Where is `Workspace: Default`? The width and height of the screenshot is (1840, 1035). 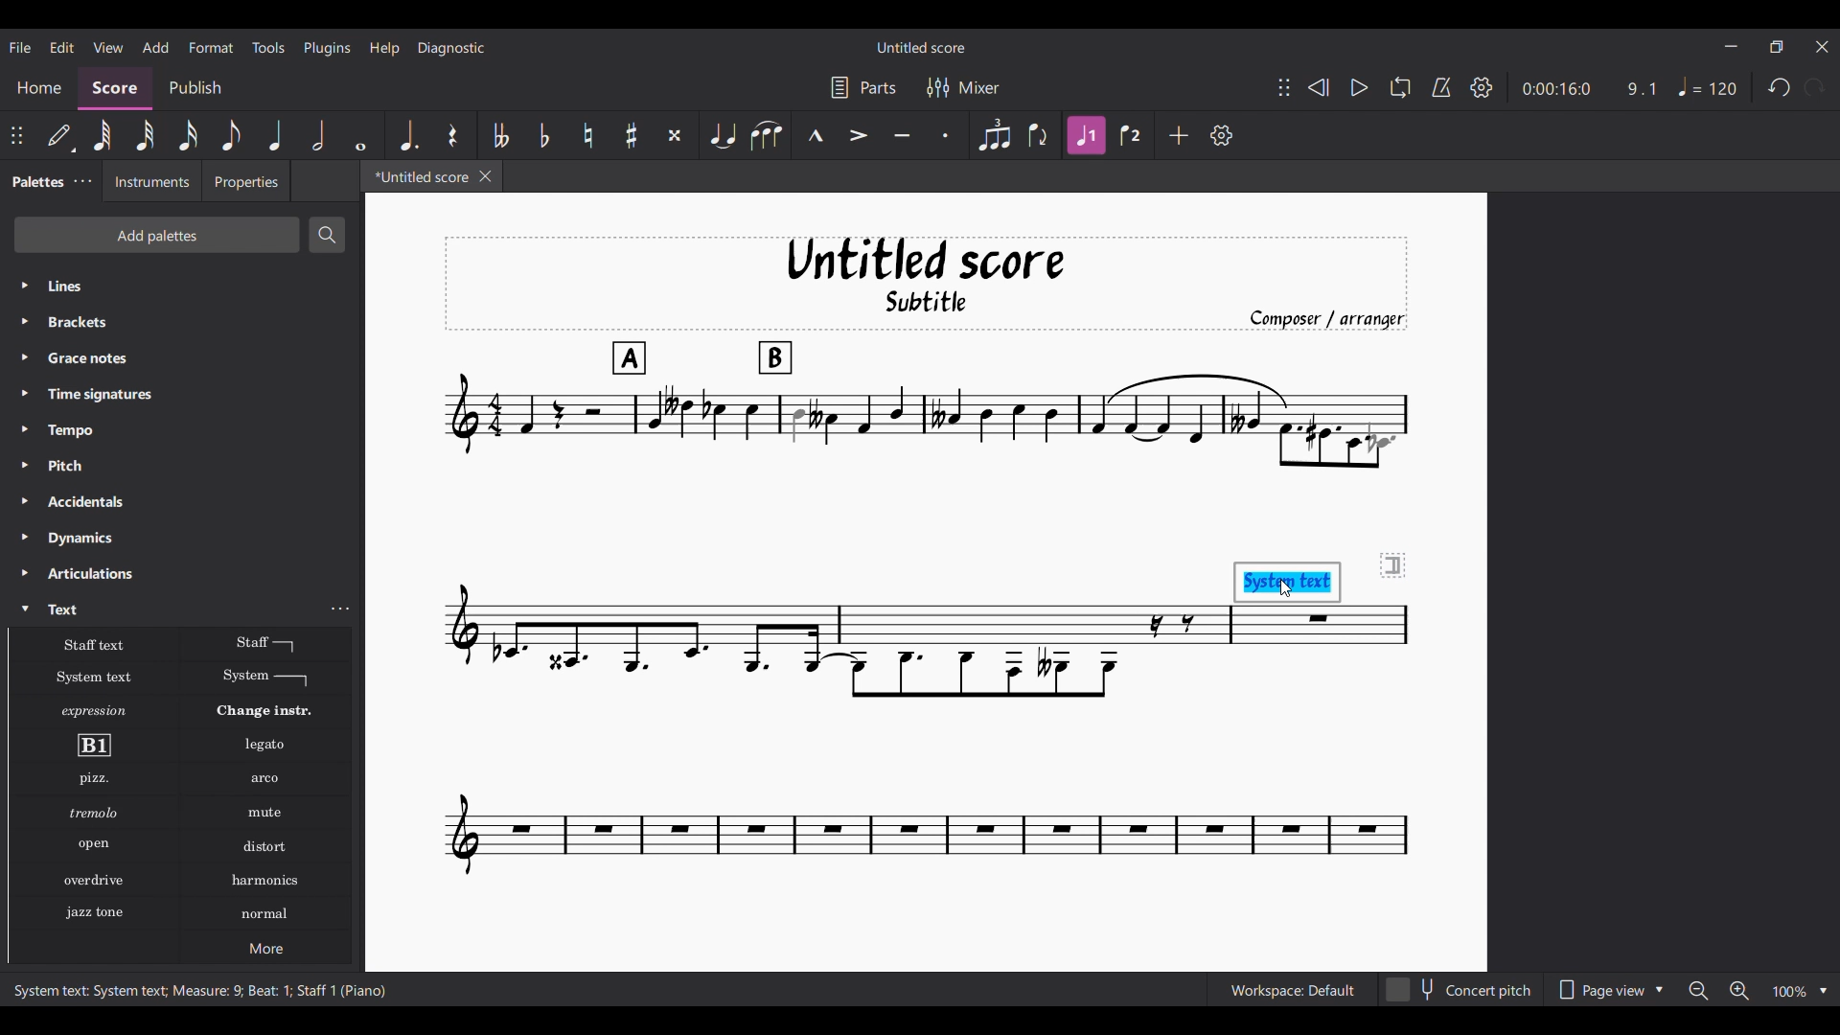 Workspace: Default is located at coordinates (1293, 989).